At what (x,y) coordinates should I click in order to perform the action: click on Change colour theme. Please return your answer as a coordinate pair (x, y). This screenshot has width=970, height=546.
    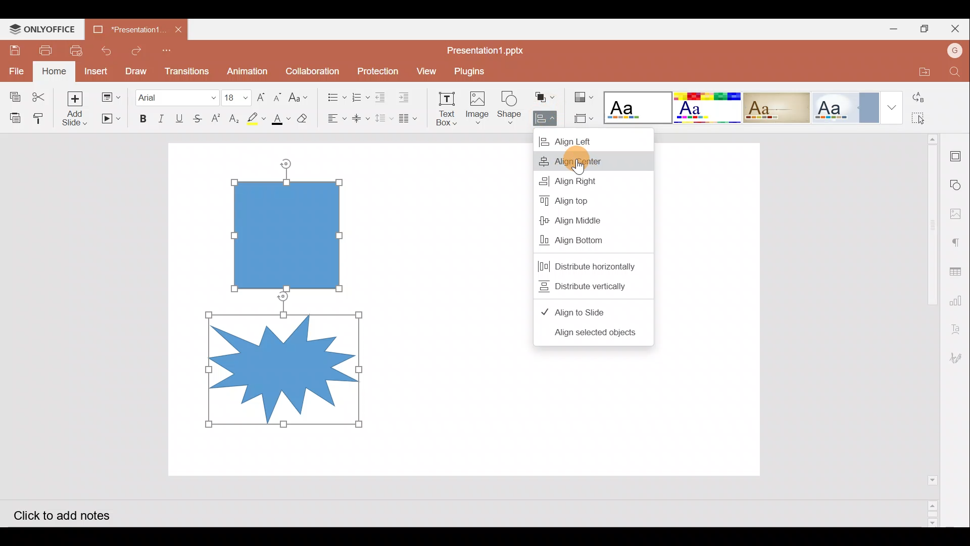
    Looking at the image, I should click on (585, 95).